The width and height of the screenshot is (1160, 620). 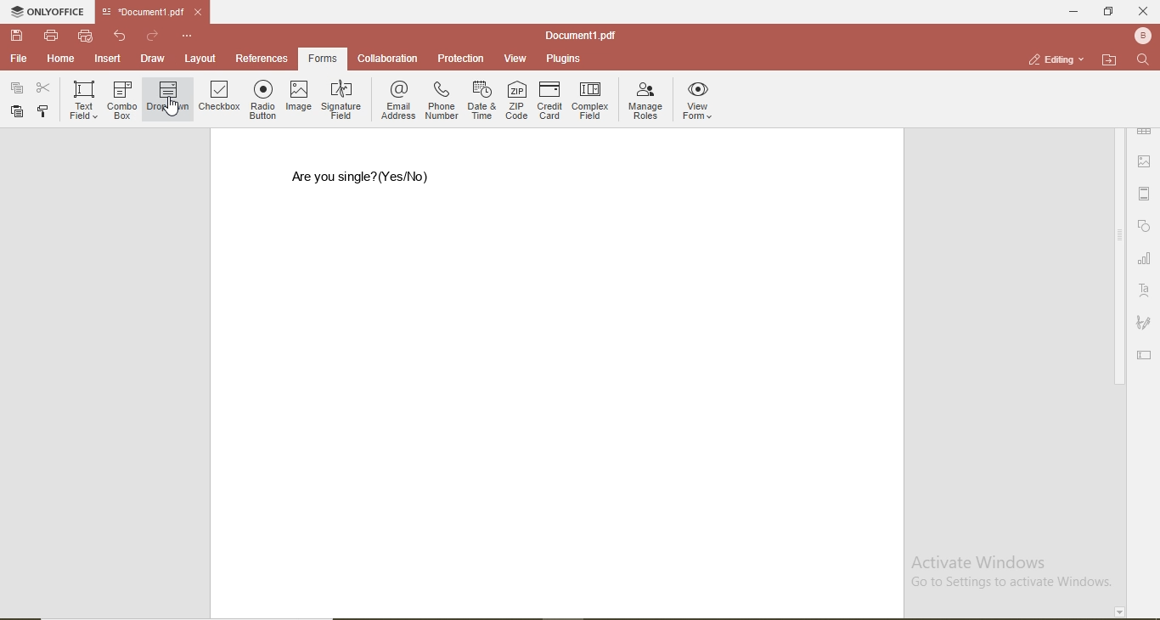 I want to click on view forms, so click(x=699, y=102).